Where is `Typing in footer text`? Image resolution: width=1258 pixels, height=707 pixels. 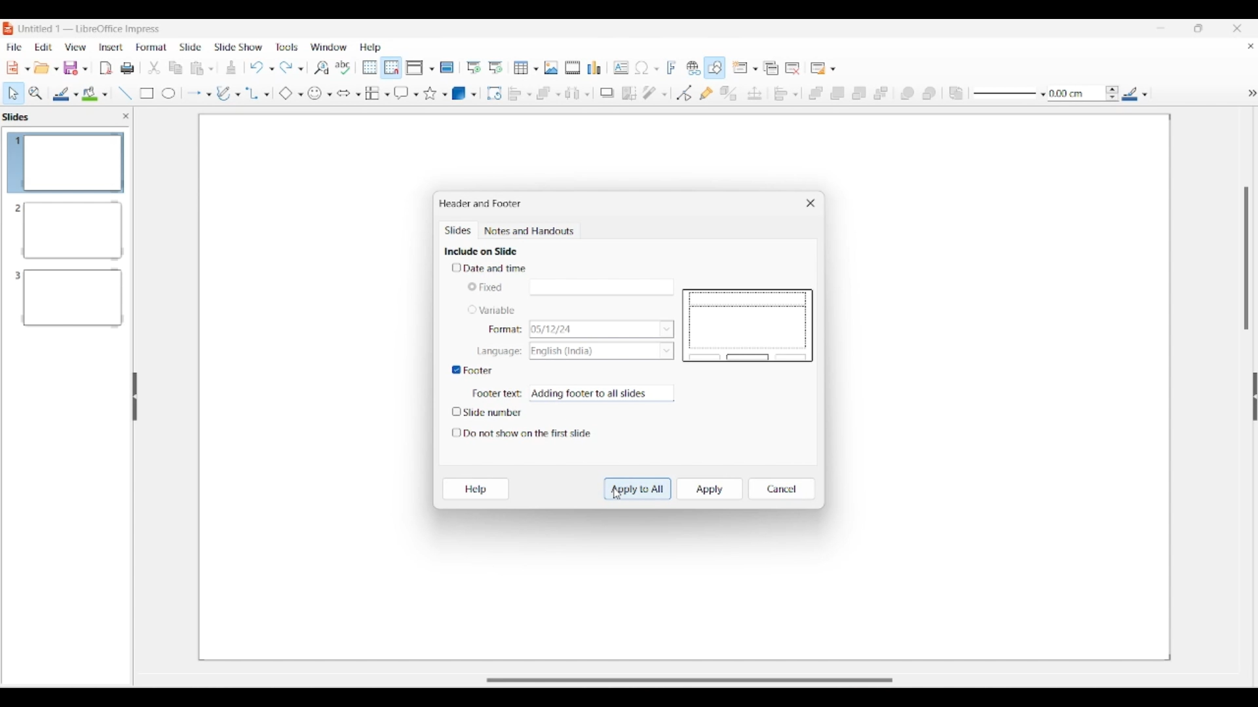
Typing in footer text is located at coordinates (531, 393).